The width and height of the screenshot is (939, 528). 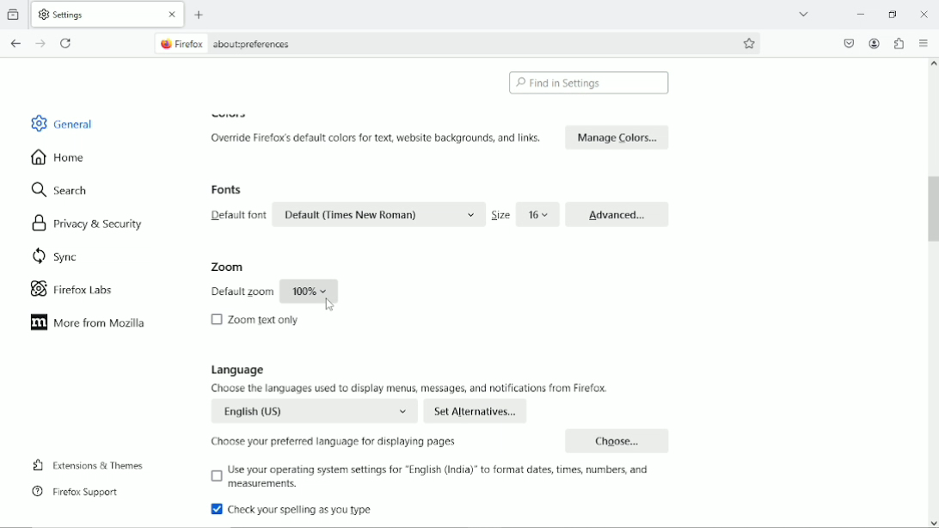 I want to click on ‘Override Firefox's default colors for text, website backgrounds, and links., so click(x=379, y=138).